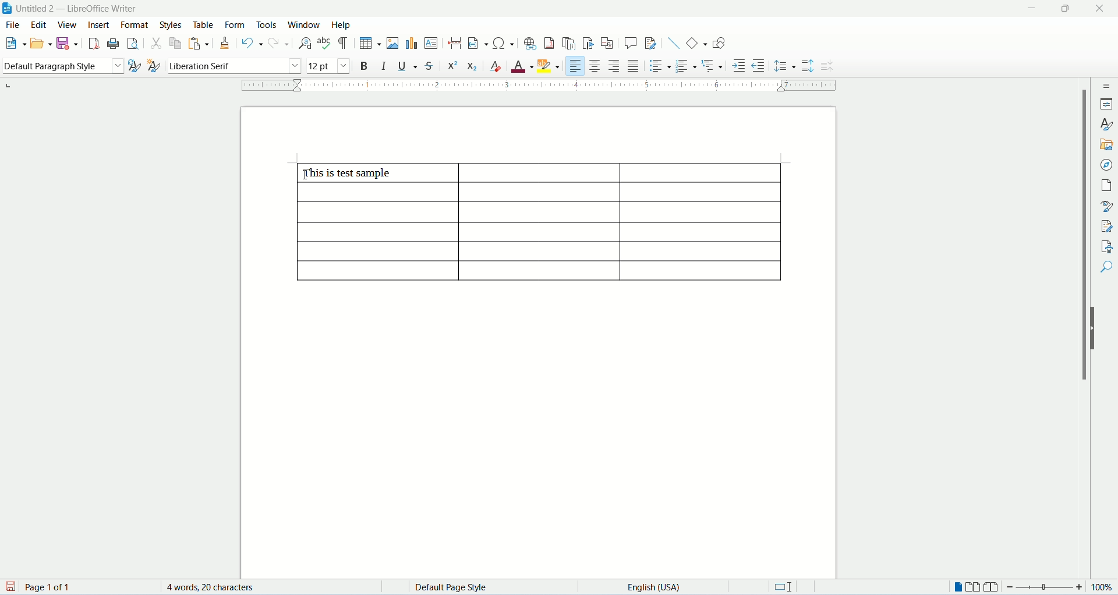  I want to click on hide, so click(1095, 329).